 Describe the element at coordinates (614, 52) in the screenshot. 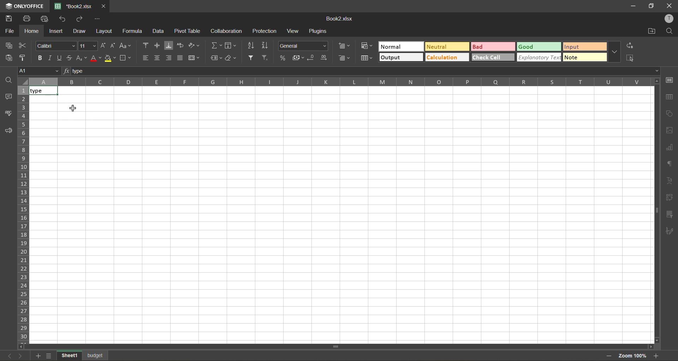

I see `more options` at that location.